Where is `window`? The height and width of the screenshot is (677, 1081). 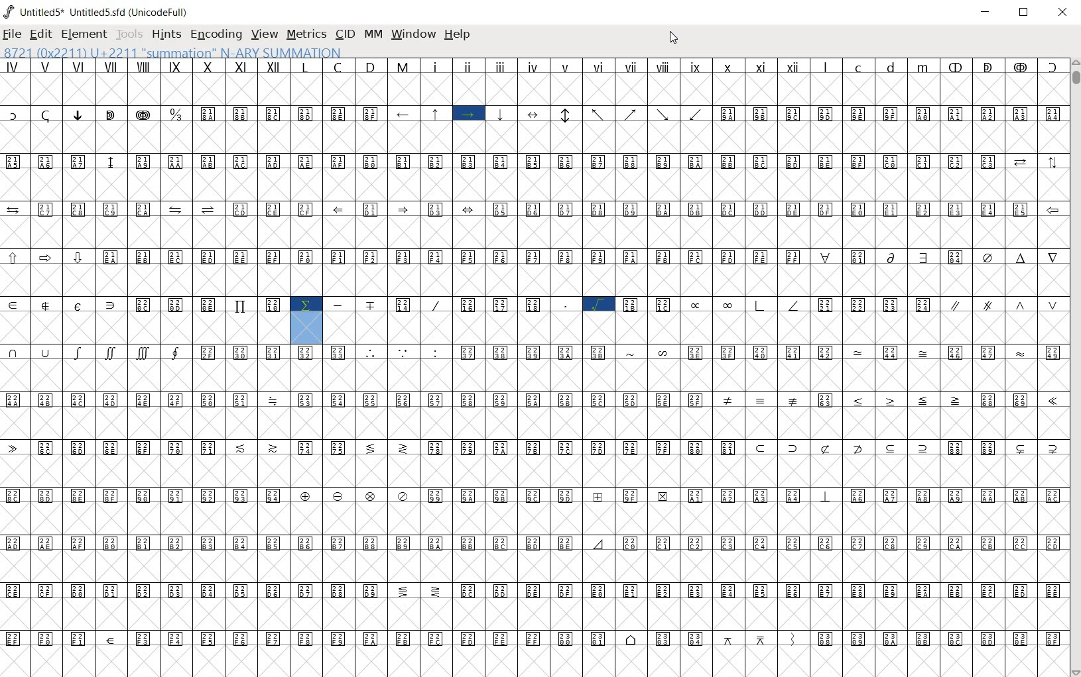
window is located at coordinates (413, 34).